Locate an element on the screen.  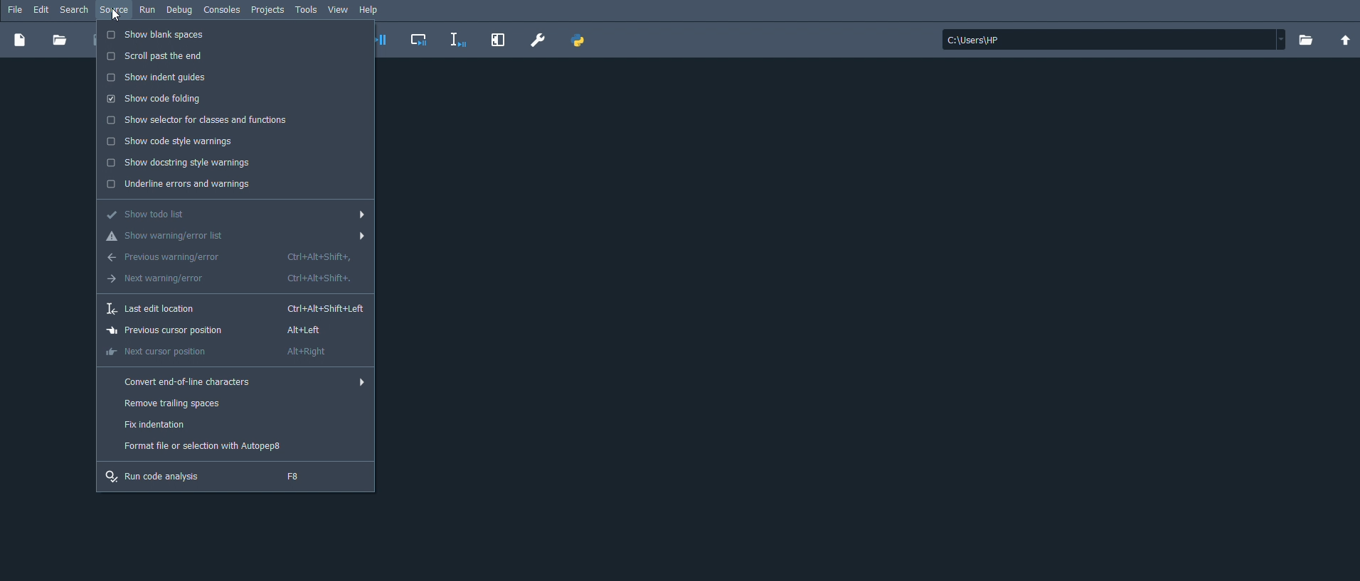
PYTHONPATH manager is located at coordinates (582, 43).